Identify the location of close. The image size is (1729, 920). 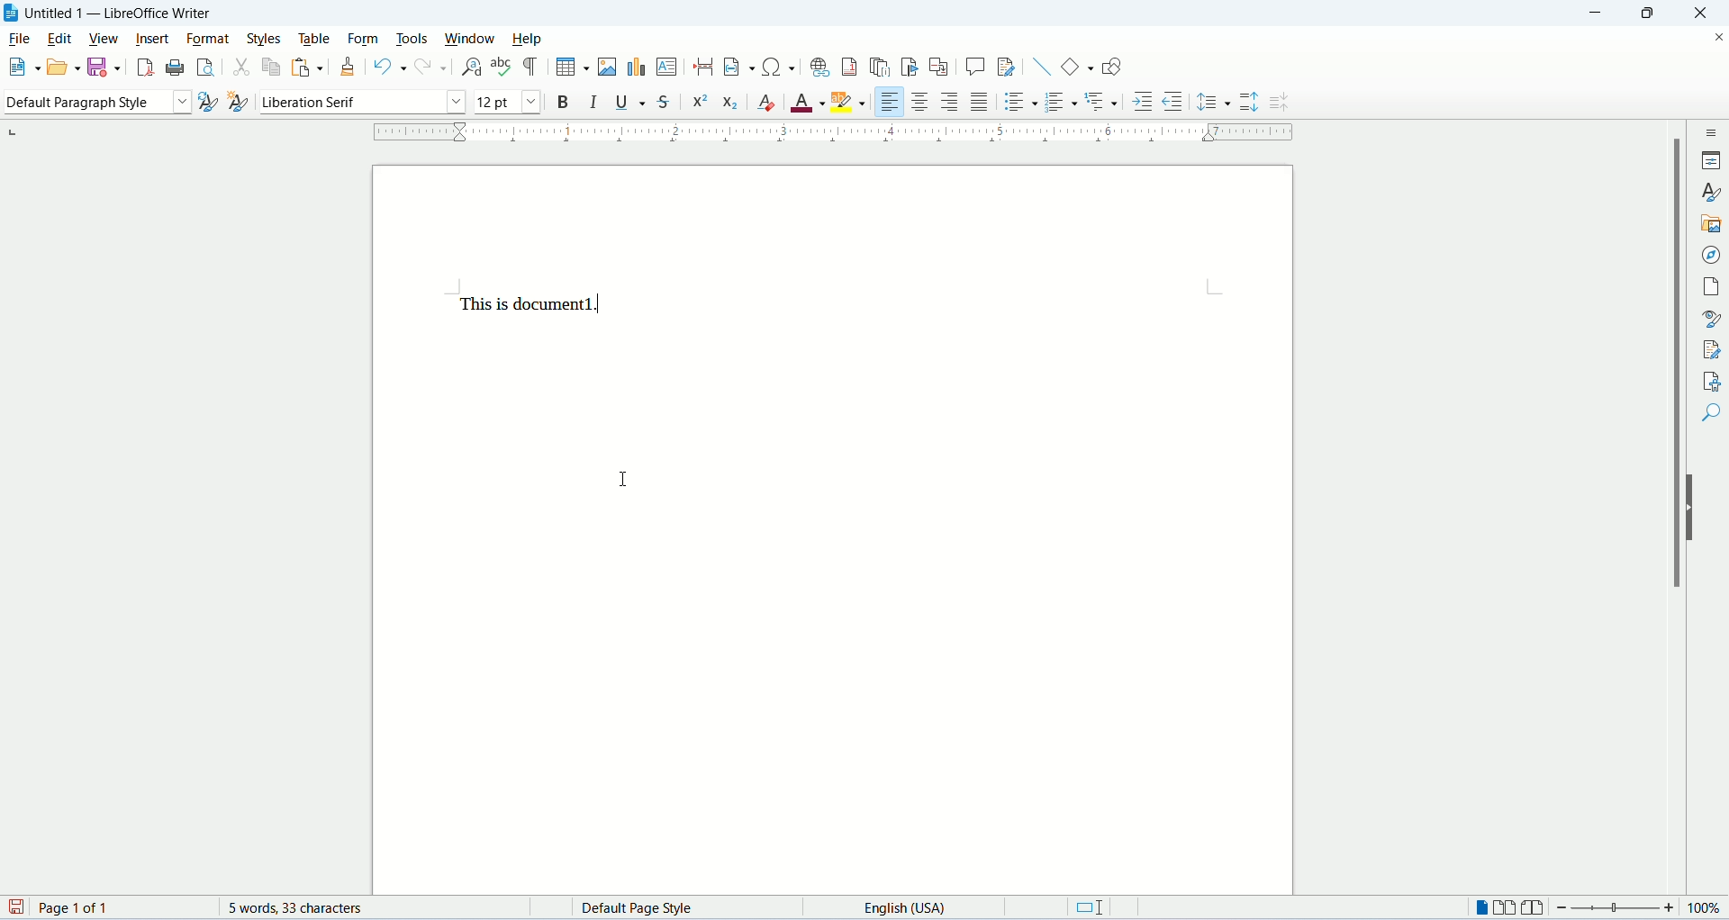
(1706, 13).